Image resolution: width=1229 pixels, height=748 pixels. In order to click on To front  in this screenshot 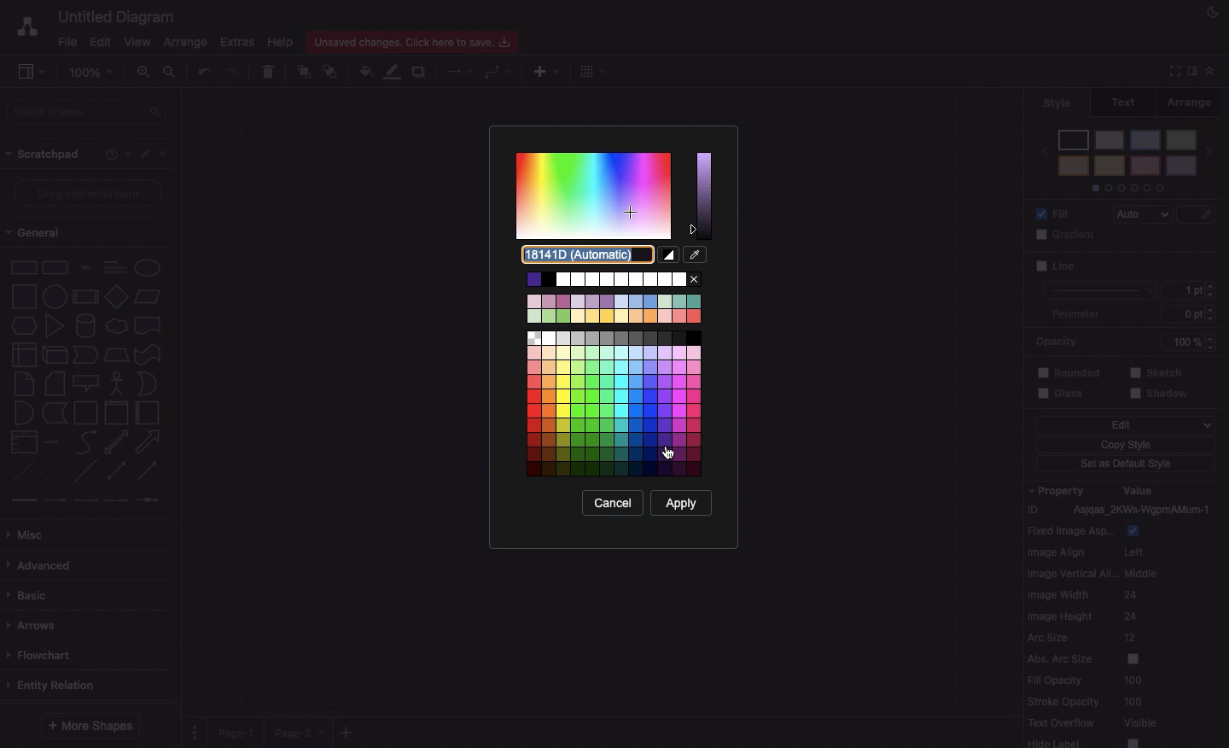, I will do `click(303, 69)`.